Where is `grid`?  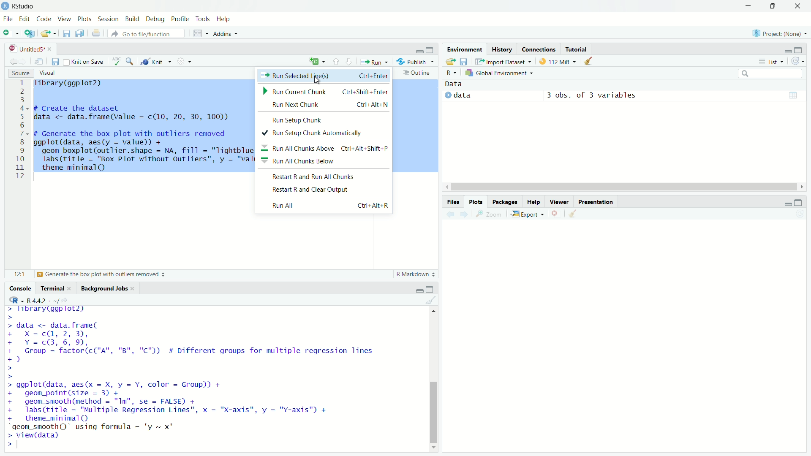 grid is located at coordinates (197, 36).